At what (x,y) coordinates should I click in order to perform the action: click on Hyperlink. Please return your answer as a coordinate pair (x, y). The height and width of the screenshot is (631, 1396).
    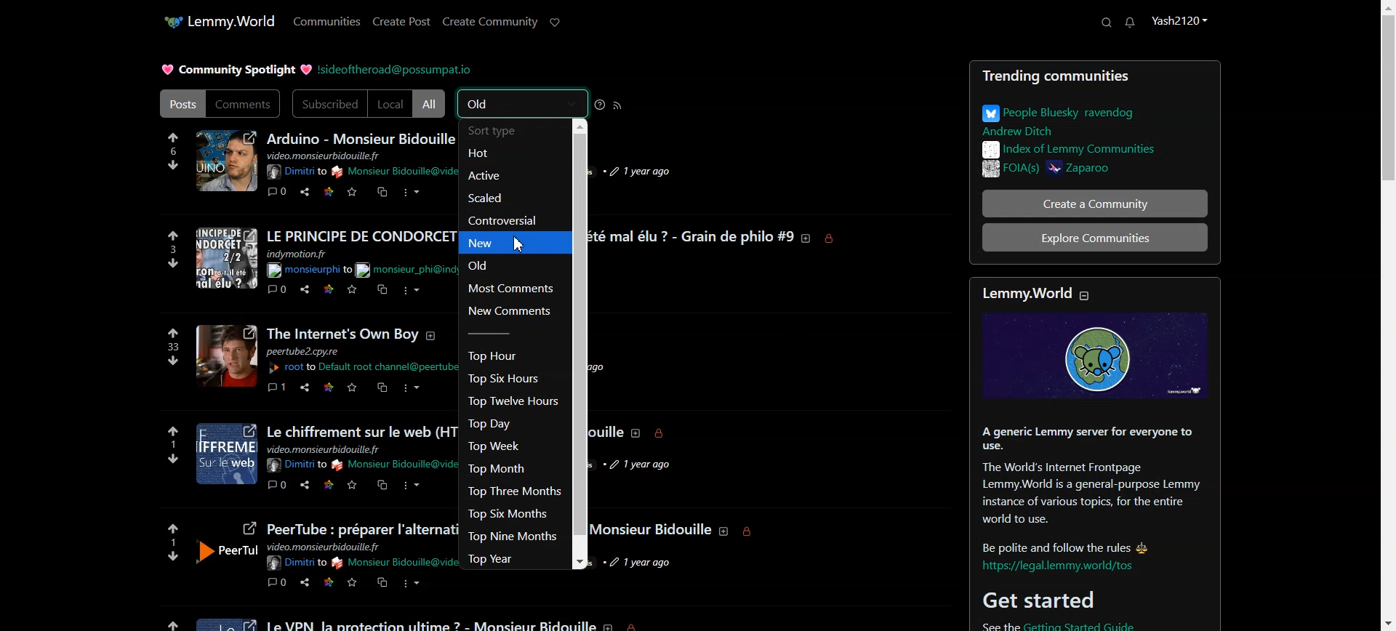
    Looking at the image, I should click on (407, 269).